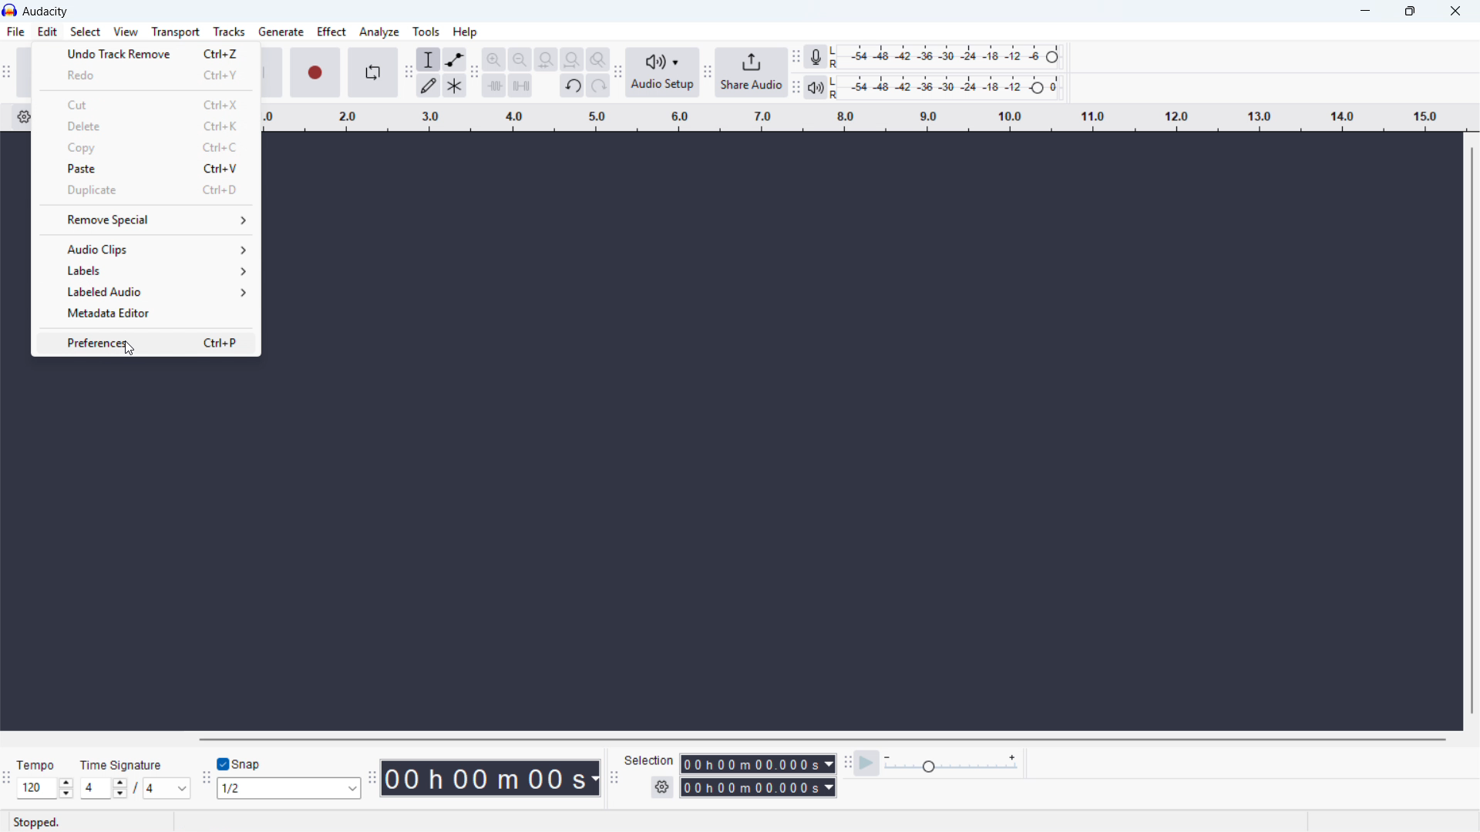 The image size is (1480, 832). I want to click on selection settings, so click(663, 787).